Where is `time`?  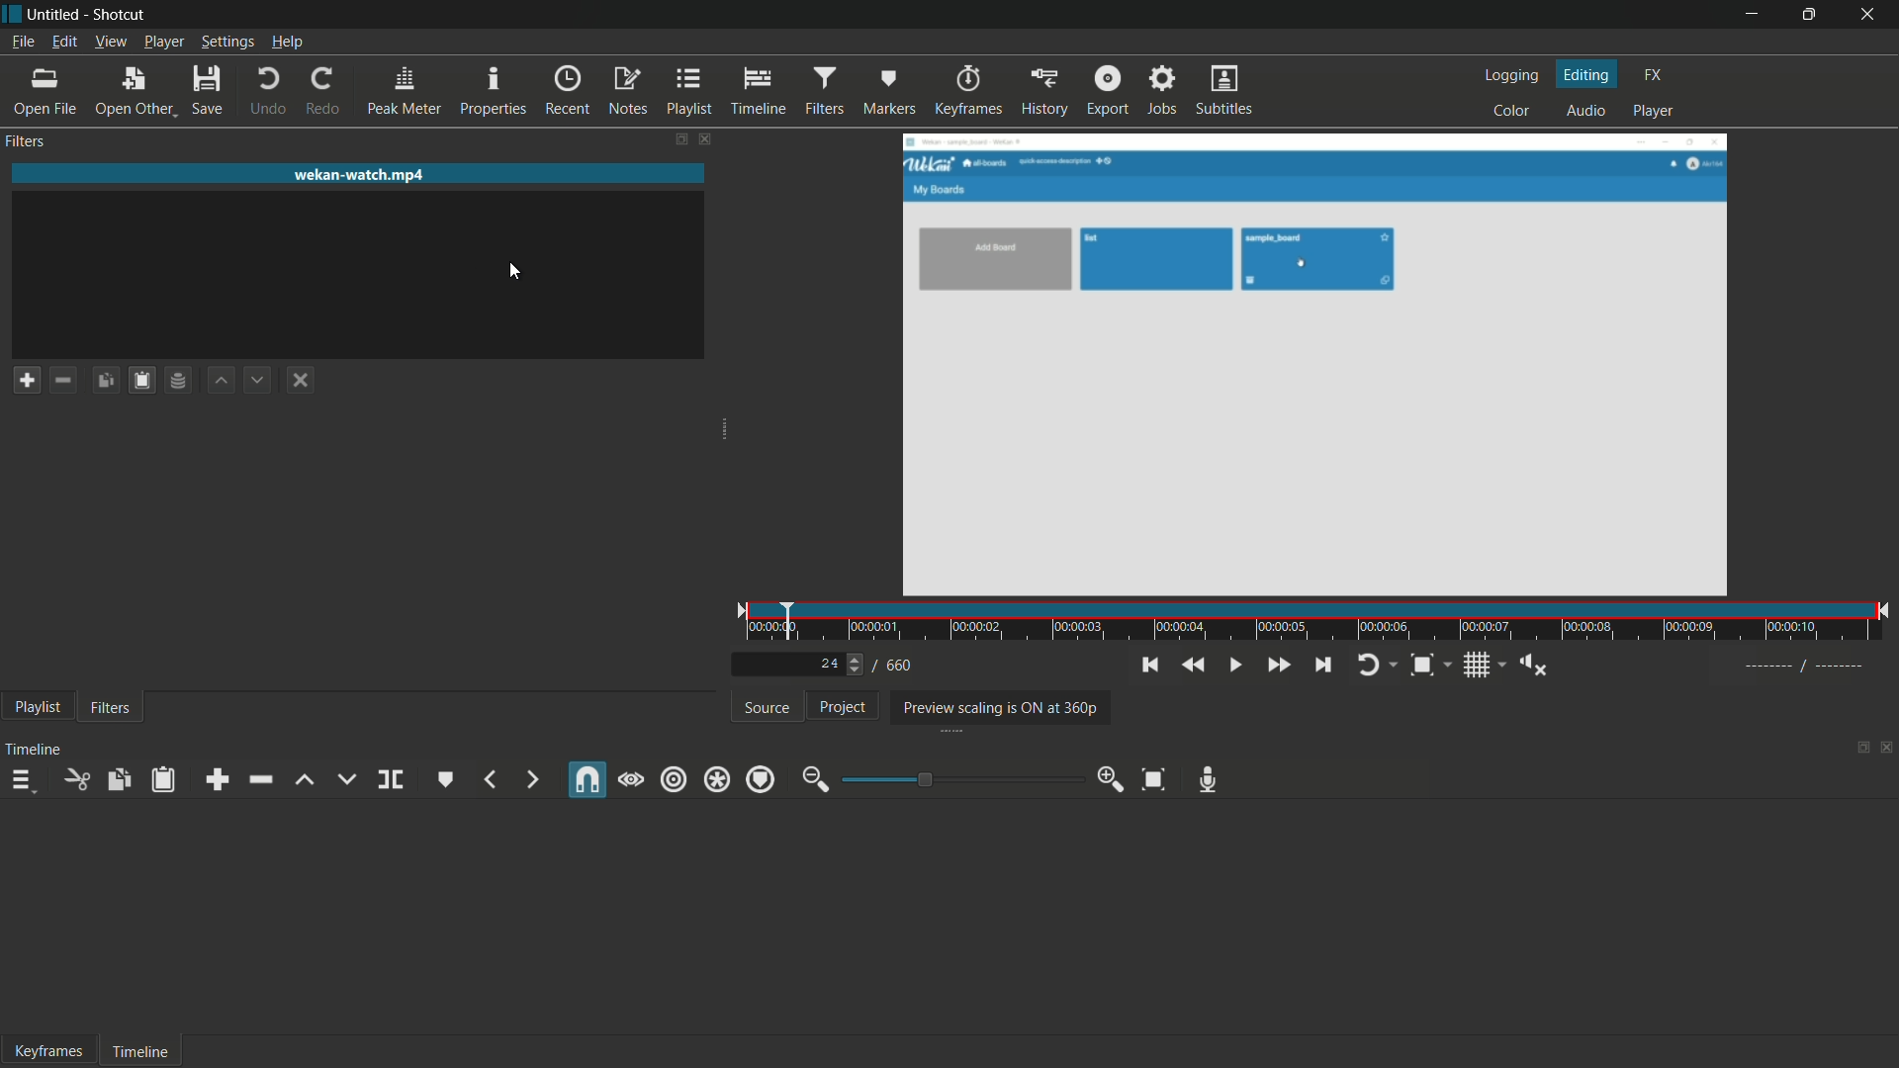
time is located at coordinates (1320, 624).